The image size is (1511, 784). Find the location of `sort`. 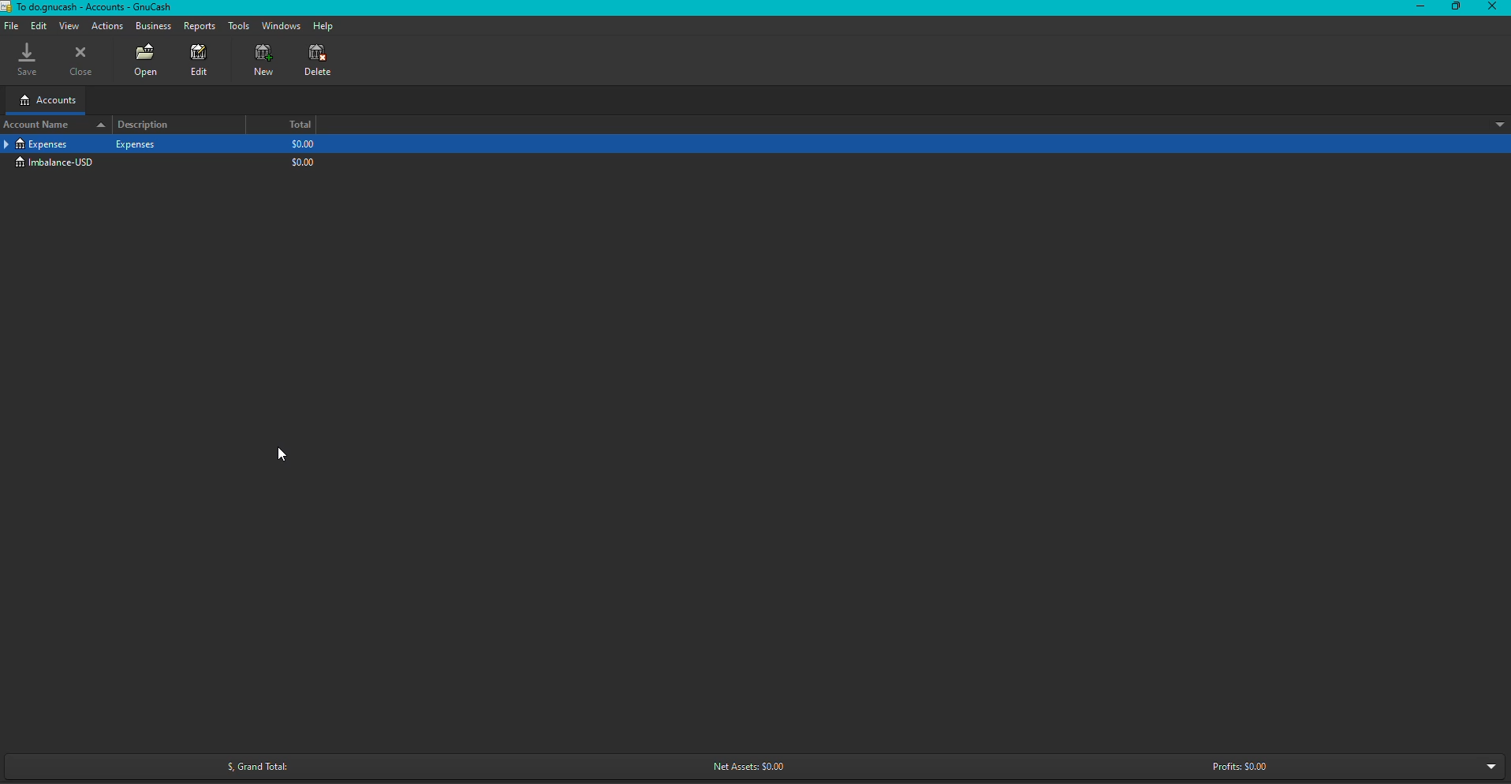

sort is located at coordinates (1494, 124).